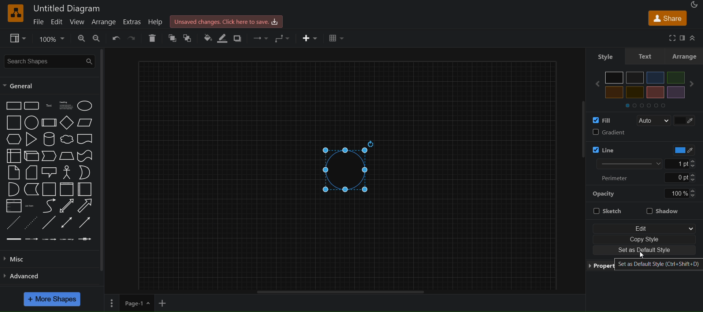 The height and width of the screenshot is (312, 703). What do you see at coordinates (57, 22) in the screenshot?
I see `edit` at bounding box center [57, 22].